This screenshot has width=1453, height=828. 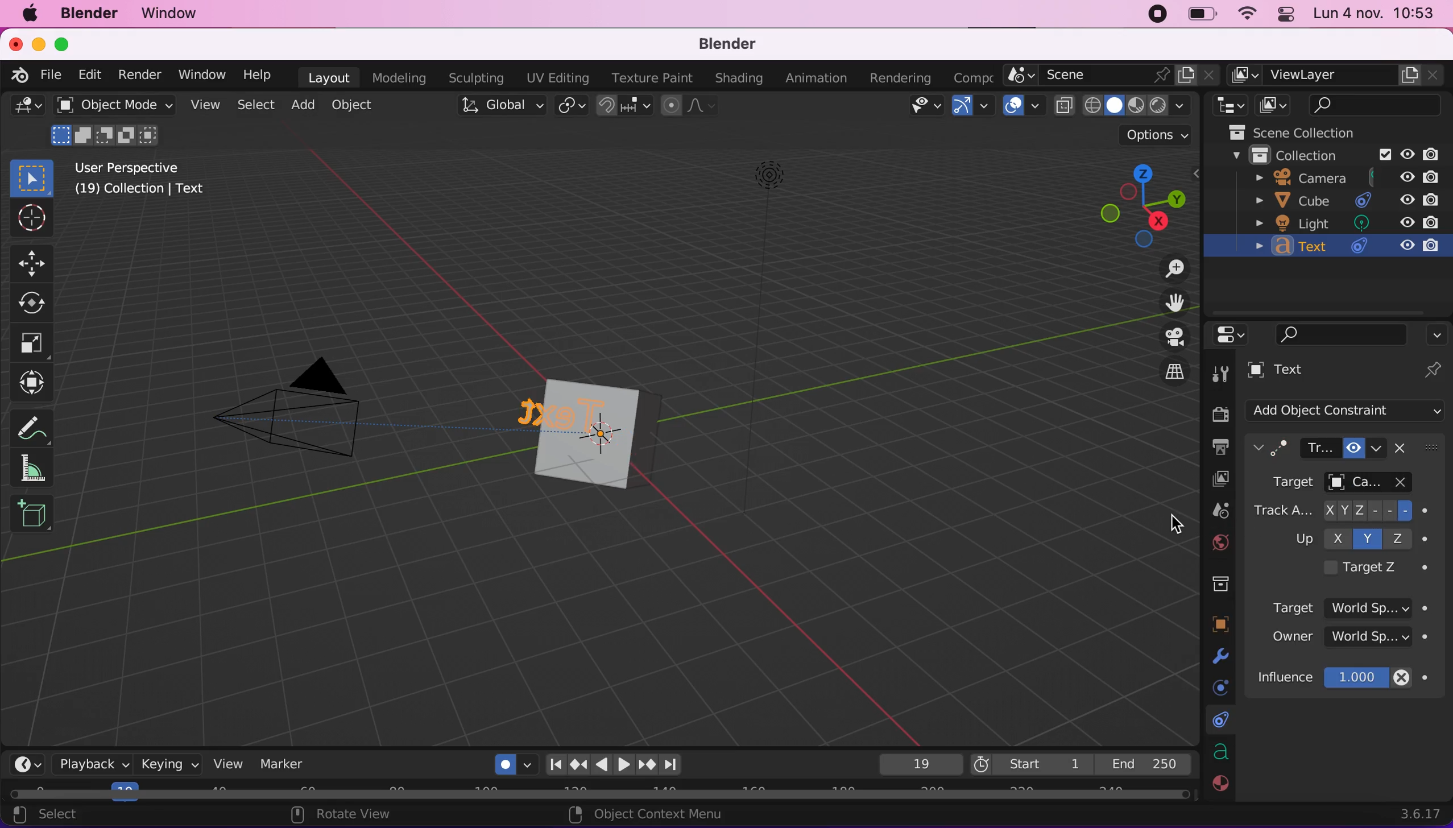 What do you see at coordinates (1218, 722) in the screenshot?
I see `constraints` at bounding box center [1218, 722].